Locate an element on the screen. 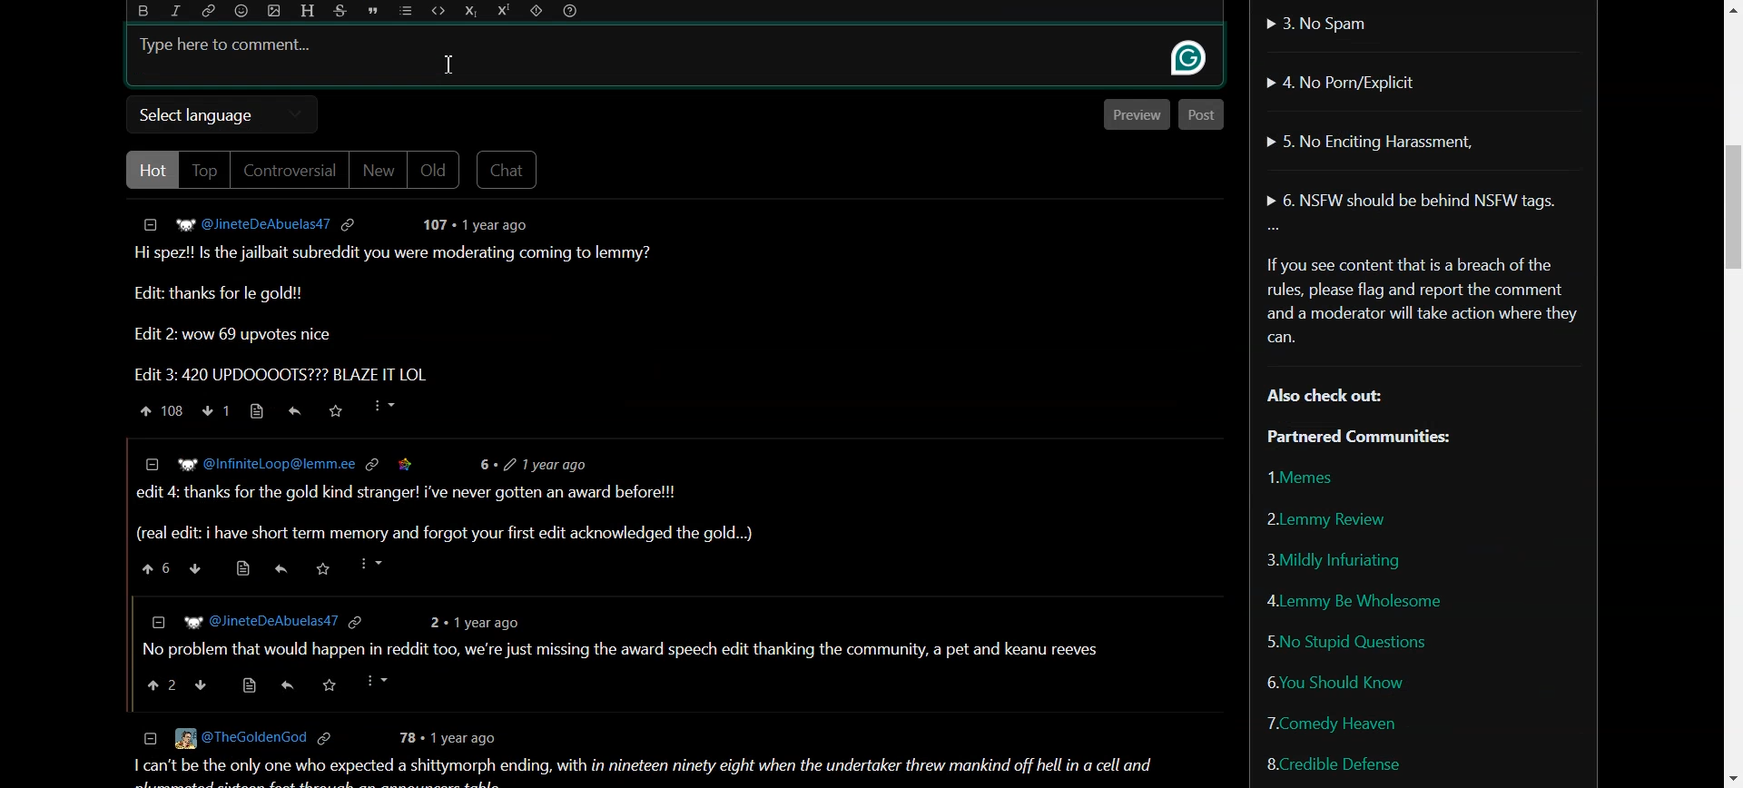 The width and height of the screenshot is (1743, 788). gram marly is located at coordinates (1176, 58).